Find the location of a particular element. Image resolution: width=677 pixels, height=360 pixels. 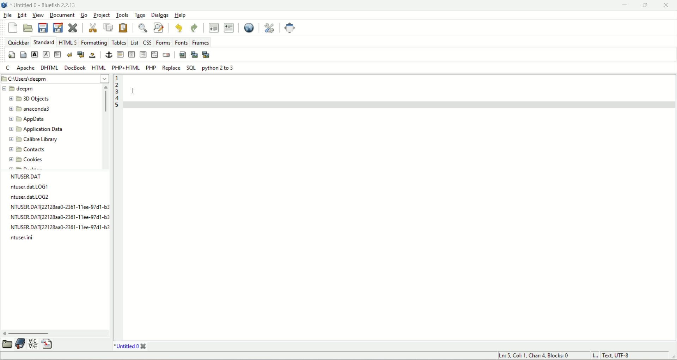

undo is located at coordinates (177, 27).